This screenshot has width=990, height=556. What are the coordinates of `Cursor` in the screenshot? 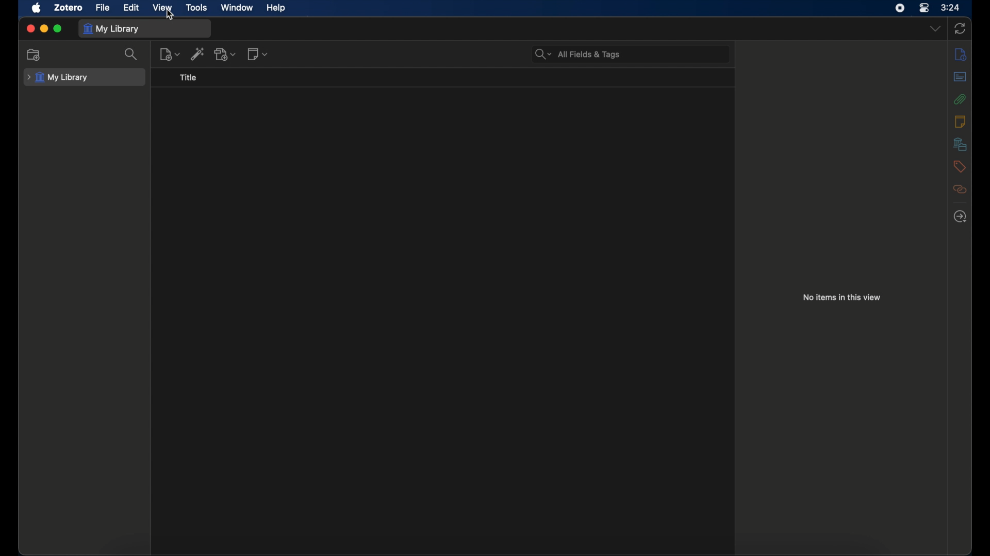 It's located at (171, 15).